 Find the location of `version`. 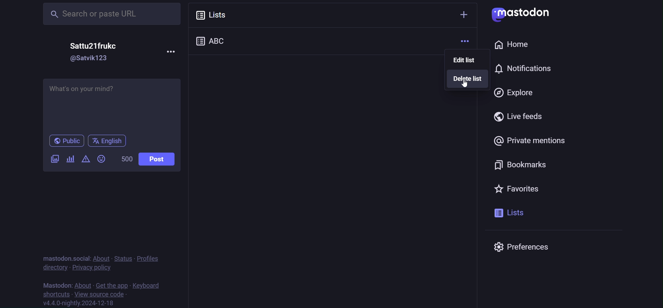

version is located at coordinates (83, 303).